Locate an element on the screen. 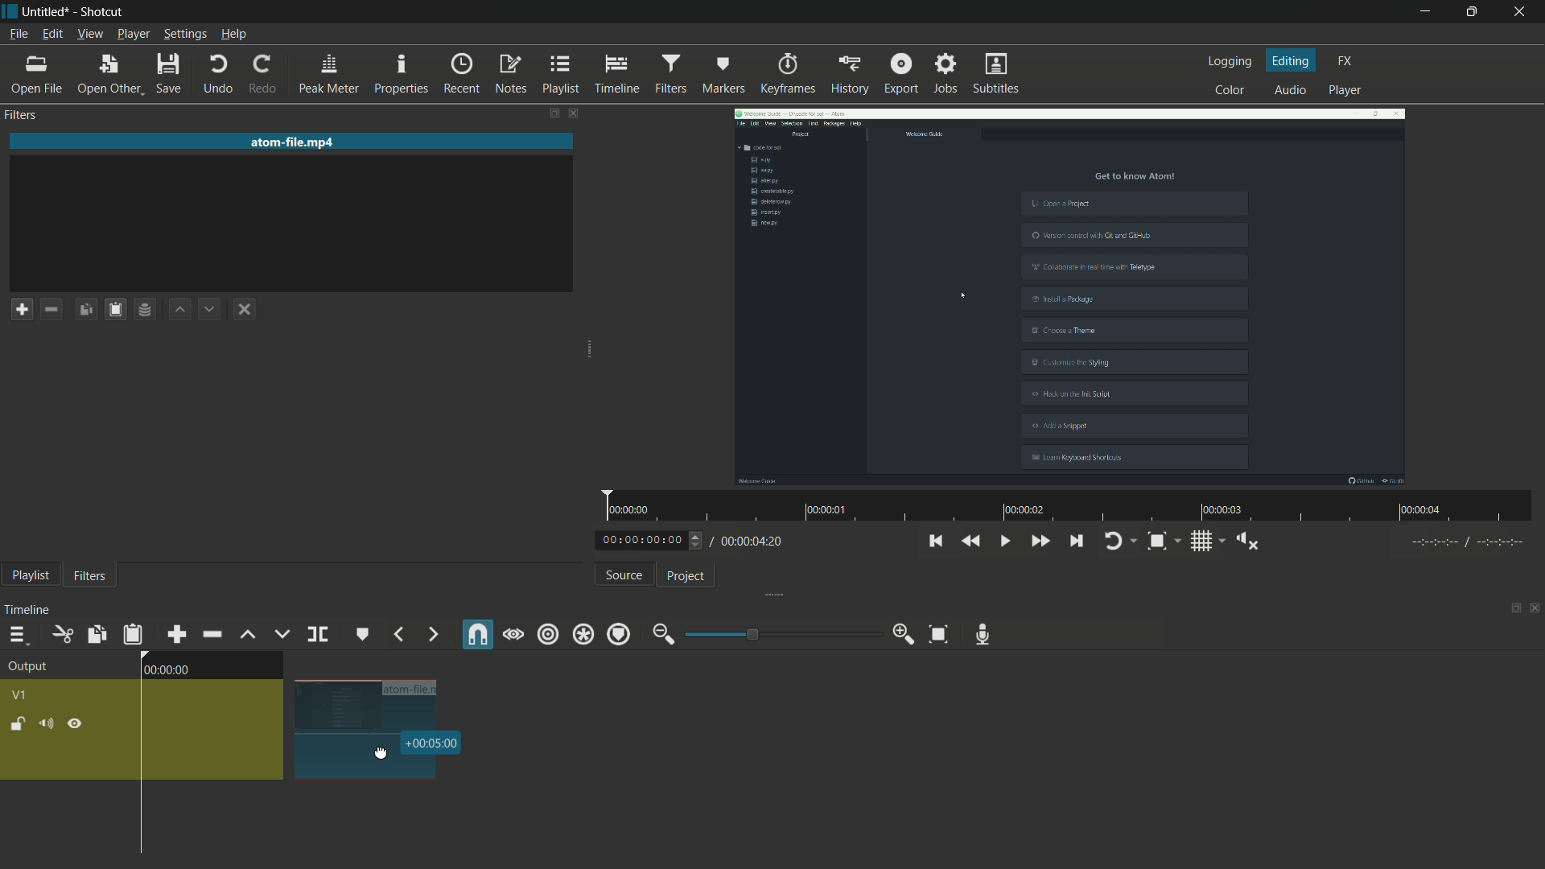  hide/show is located at coordinates (76, 725).